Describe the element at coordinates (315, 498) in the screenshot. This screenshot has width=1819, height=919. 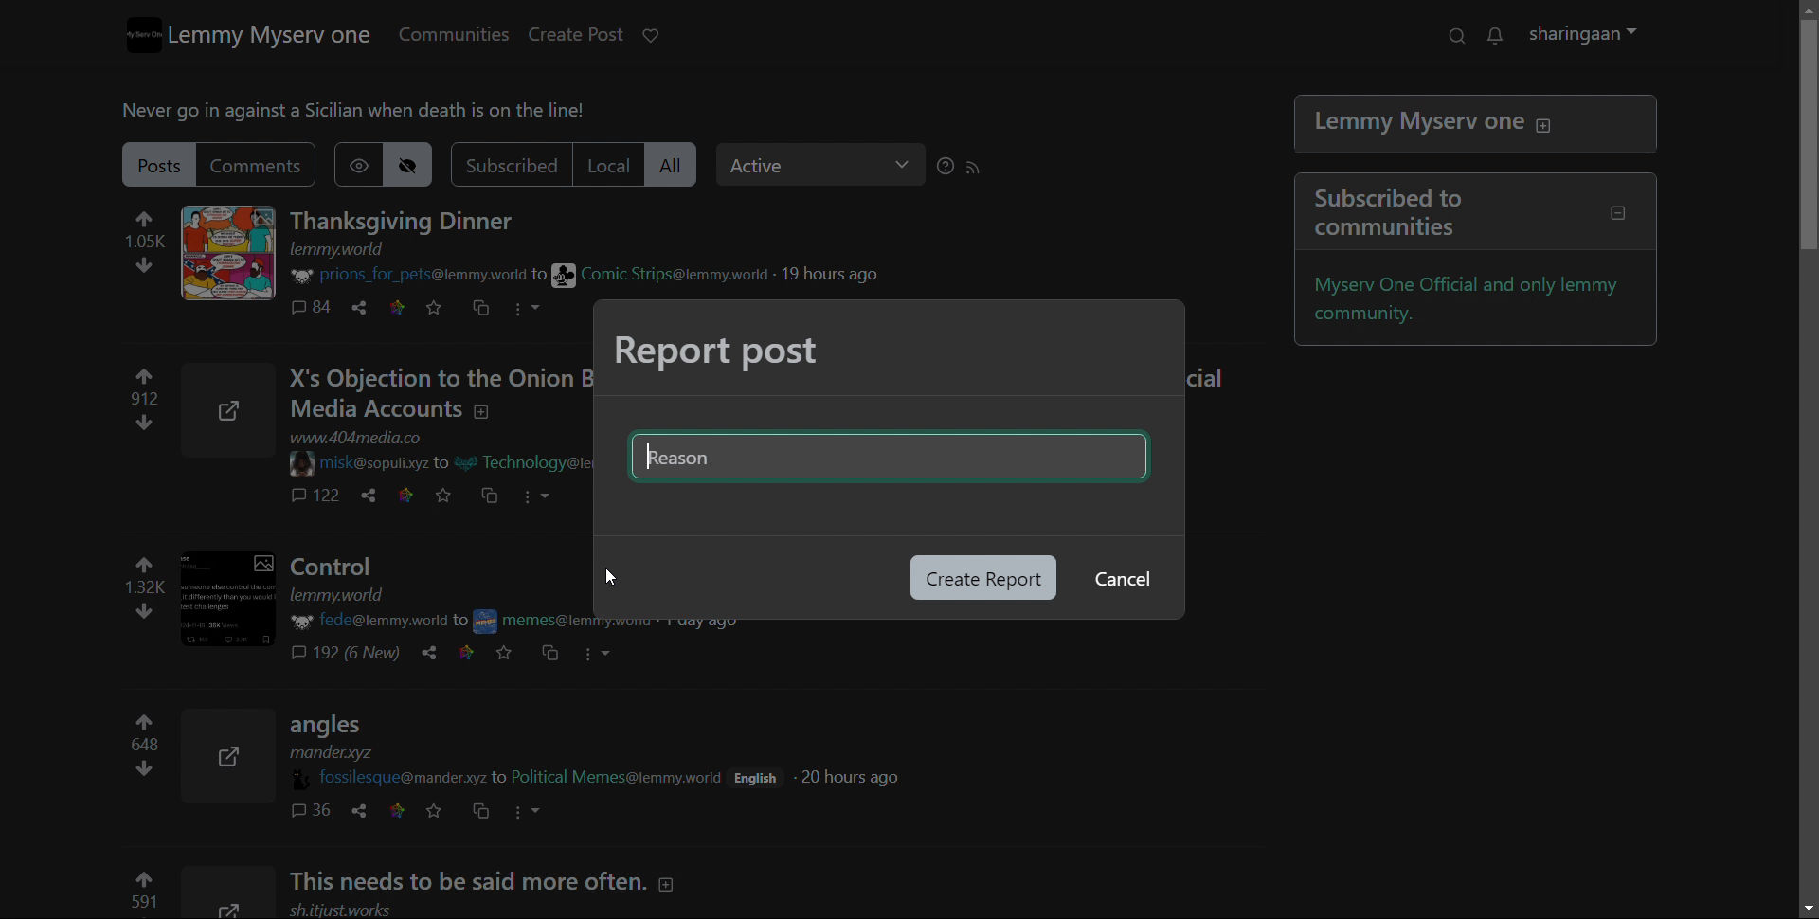
I see `comments` at that location.